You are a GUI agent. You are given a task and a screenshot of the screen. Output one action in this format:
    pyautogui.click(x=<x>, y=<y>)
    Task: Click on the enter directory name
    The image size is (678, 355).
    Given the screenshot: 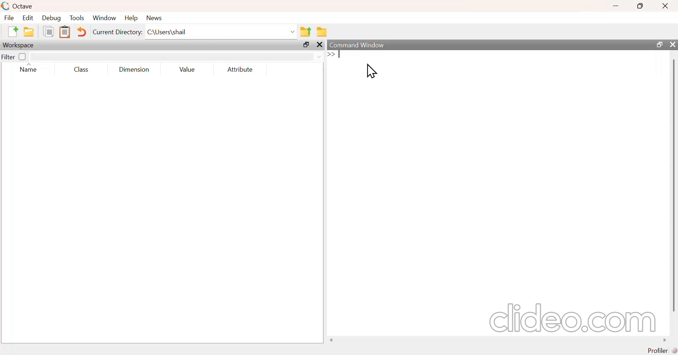 What is the action you would take?
    pyautogui.click(x=220, y=32)
    